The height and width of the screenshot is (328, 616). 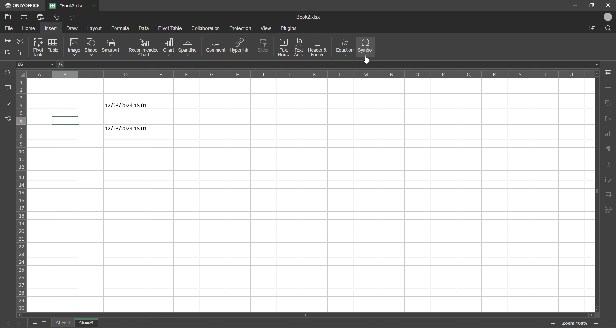 What do you see at coordinates (308, 19) in the screenshot?
I see `book2.xlsx` at bounding box center [308, 19].